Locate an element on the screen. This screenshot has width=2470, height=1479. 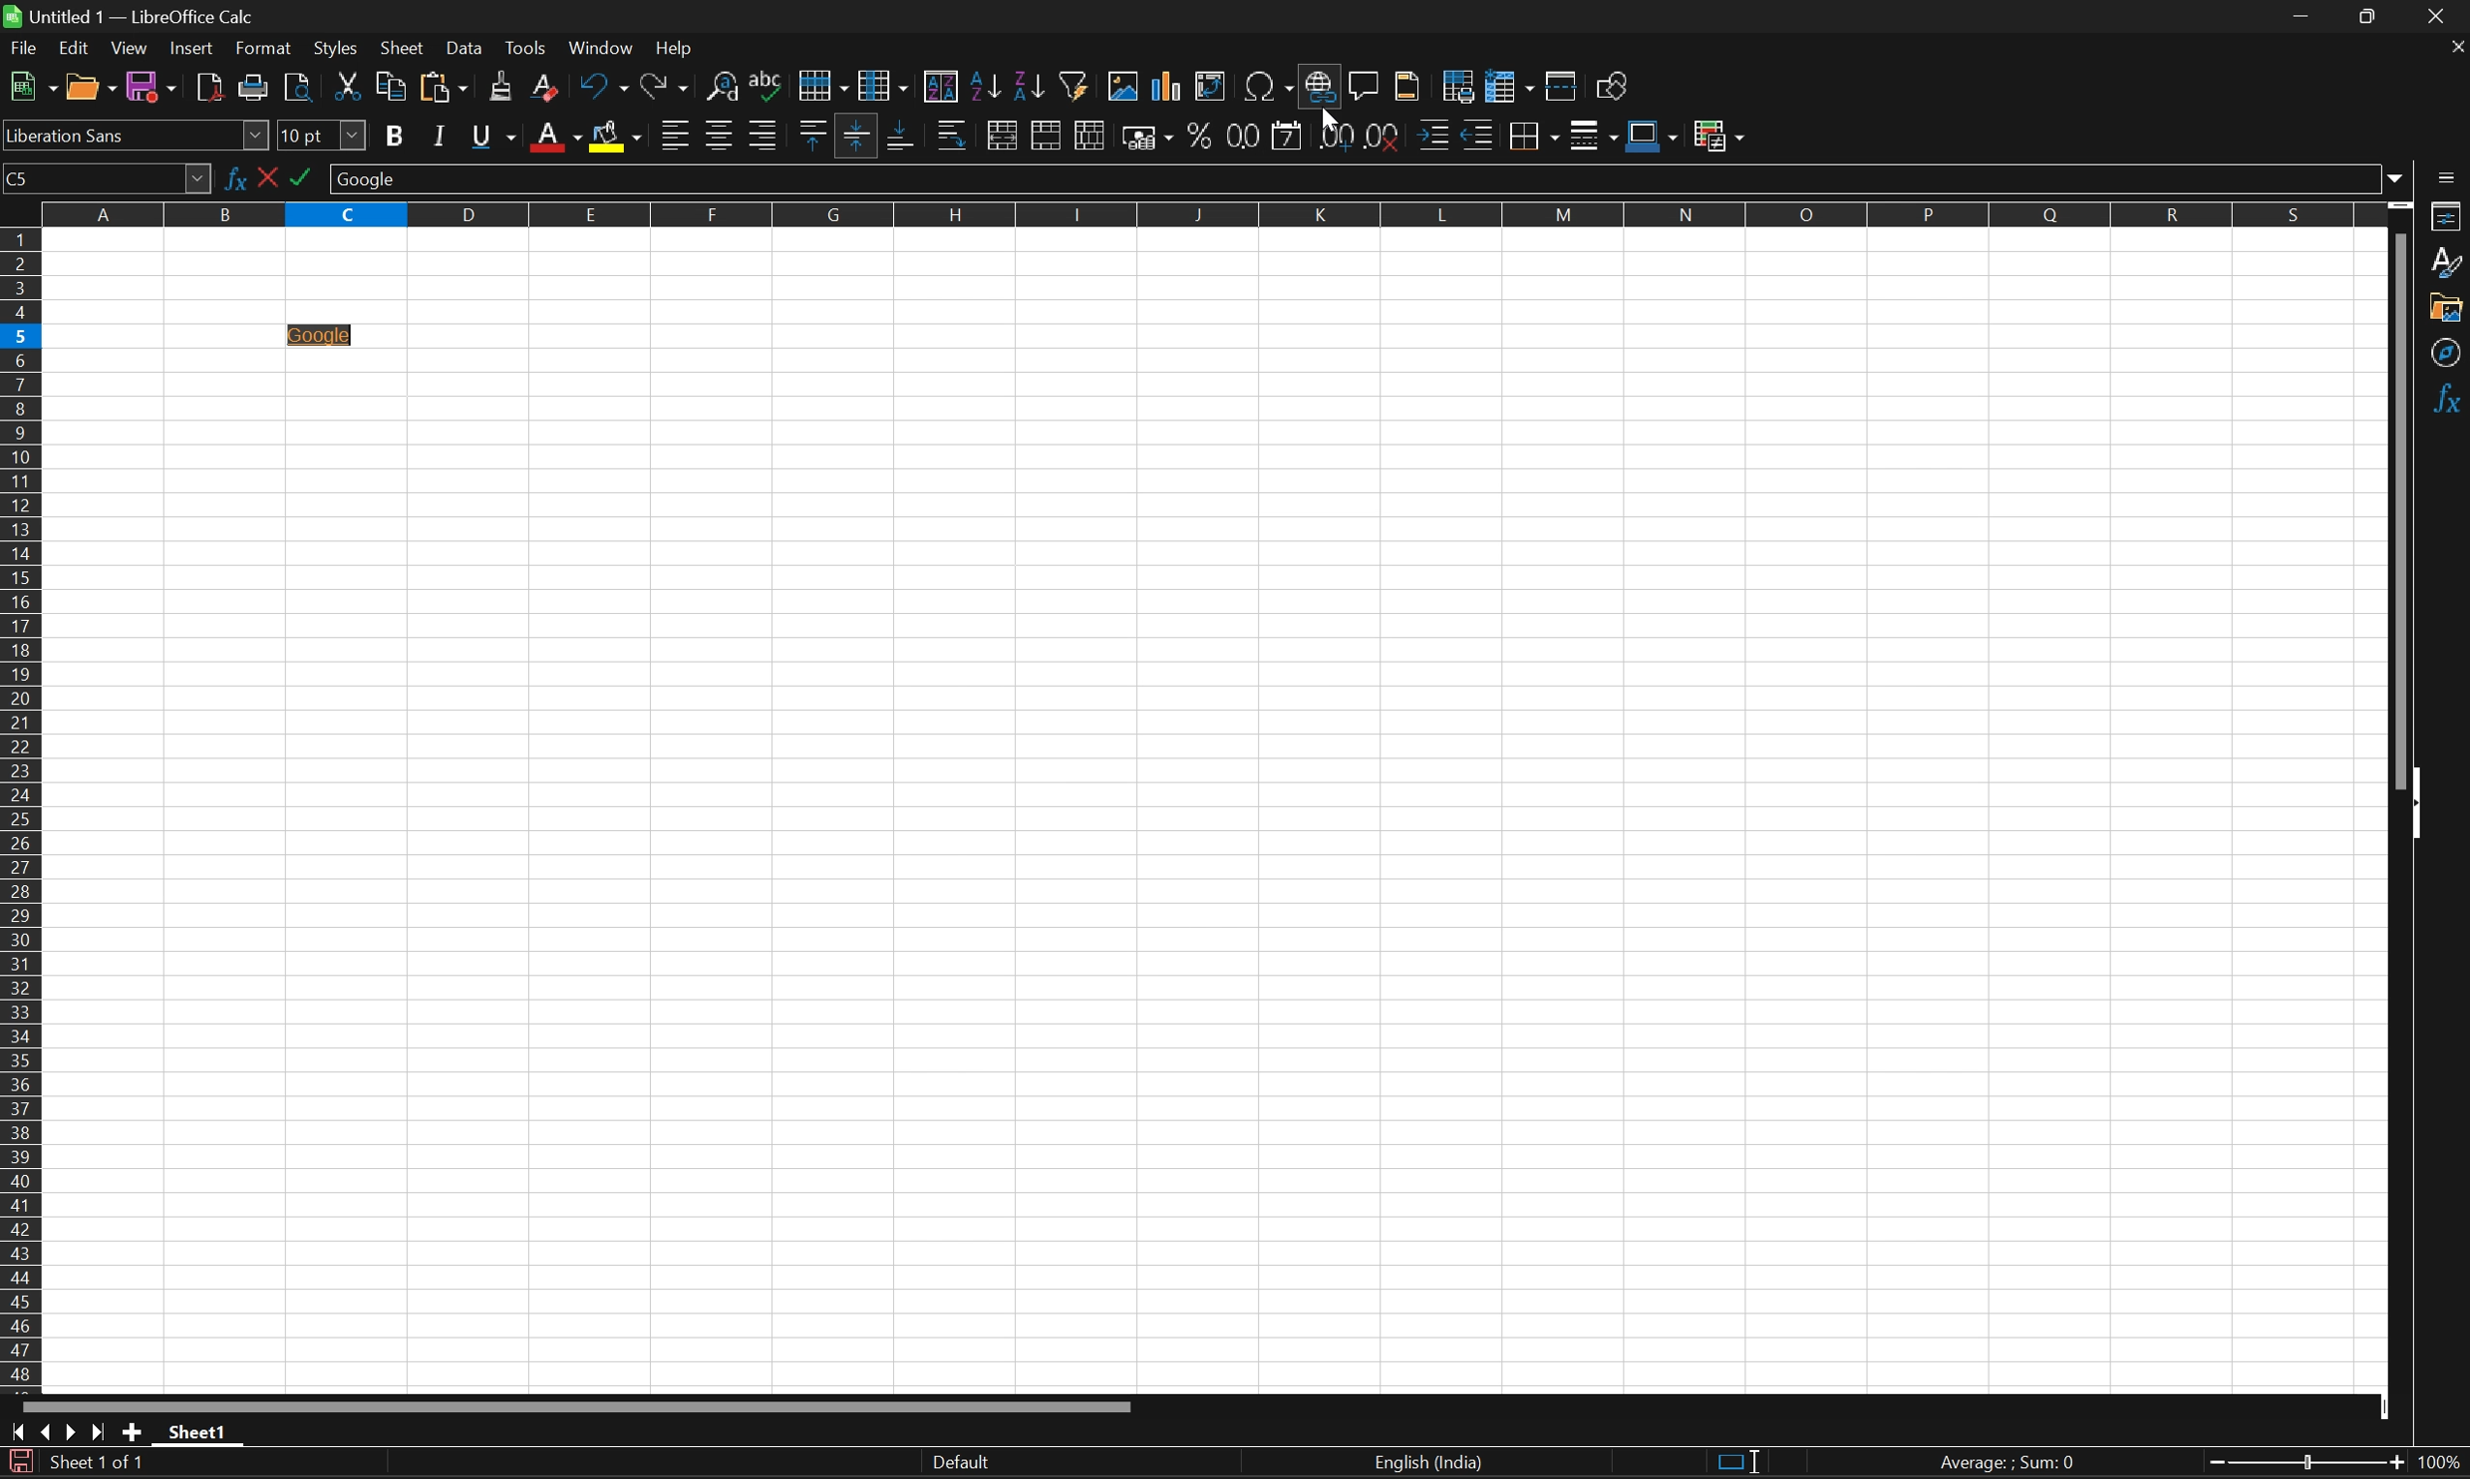
Border style is located at coordinates (1596, 135).